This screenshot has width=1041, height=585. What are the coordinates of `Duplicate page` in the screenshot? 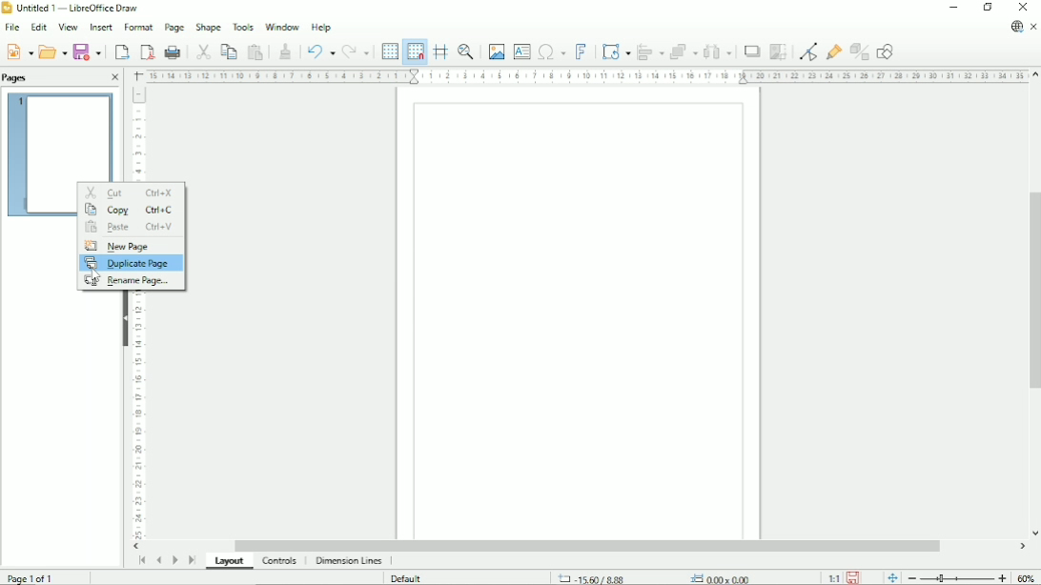 It's located at (131, 263).